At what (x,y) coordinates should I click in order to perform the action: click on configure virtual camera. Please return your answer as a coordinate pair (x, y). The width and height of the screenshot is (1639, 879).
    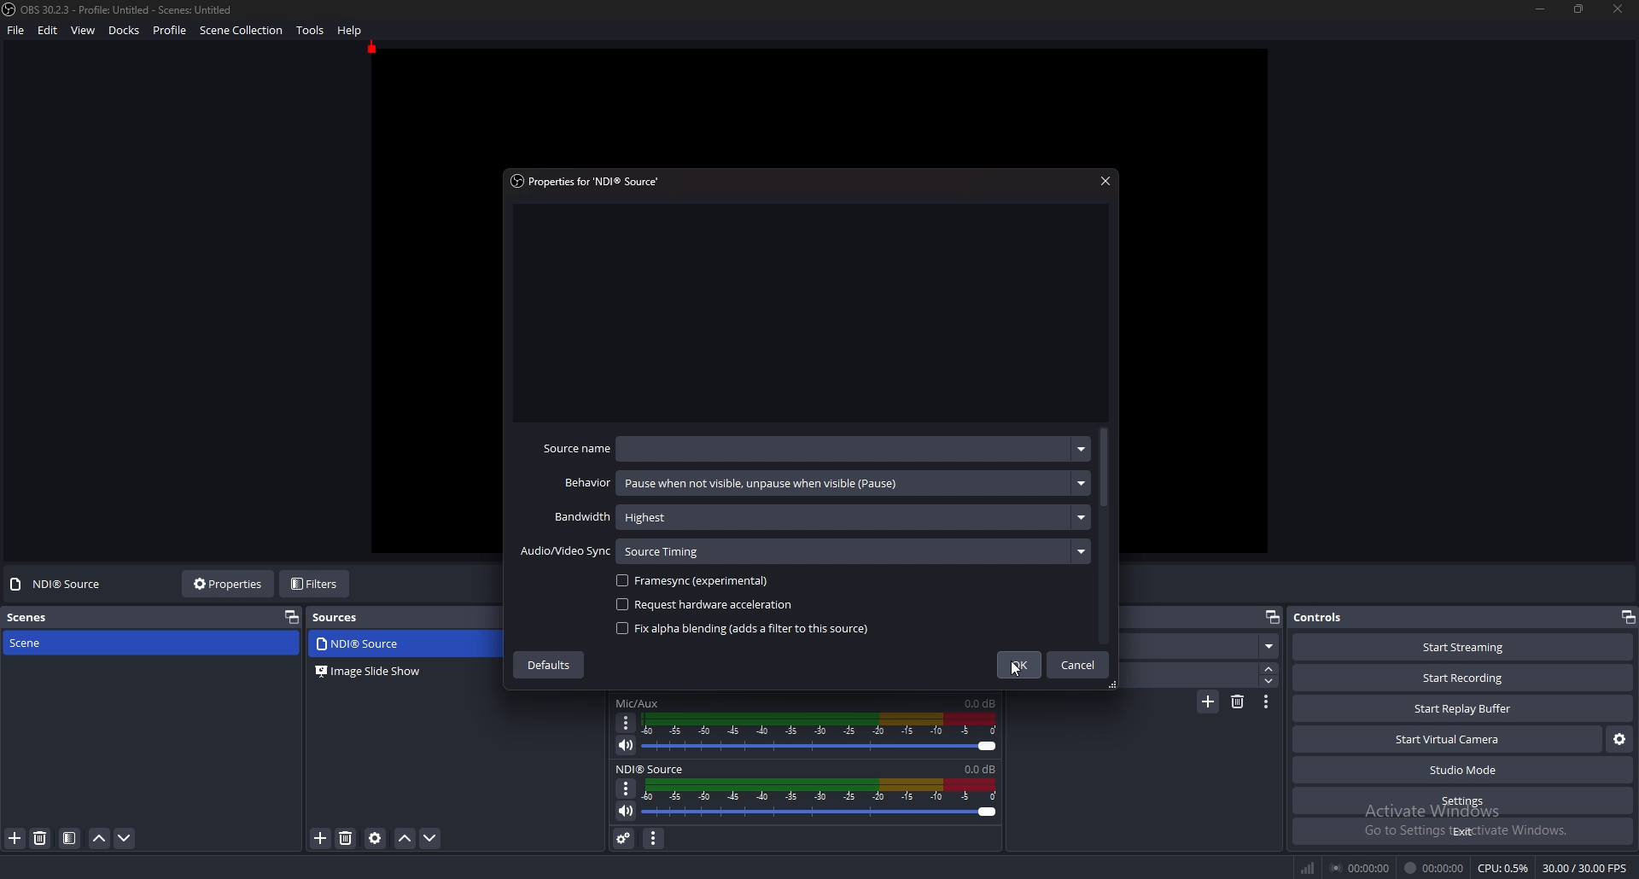
    Looking at the image, I should click on (1619, 739).